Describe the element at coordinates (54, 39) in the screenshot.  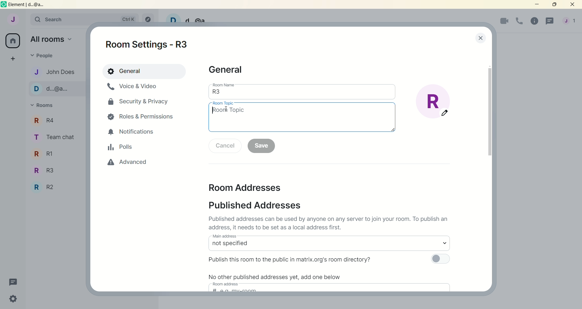
I see `all rooms` at that location.